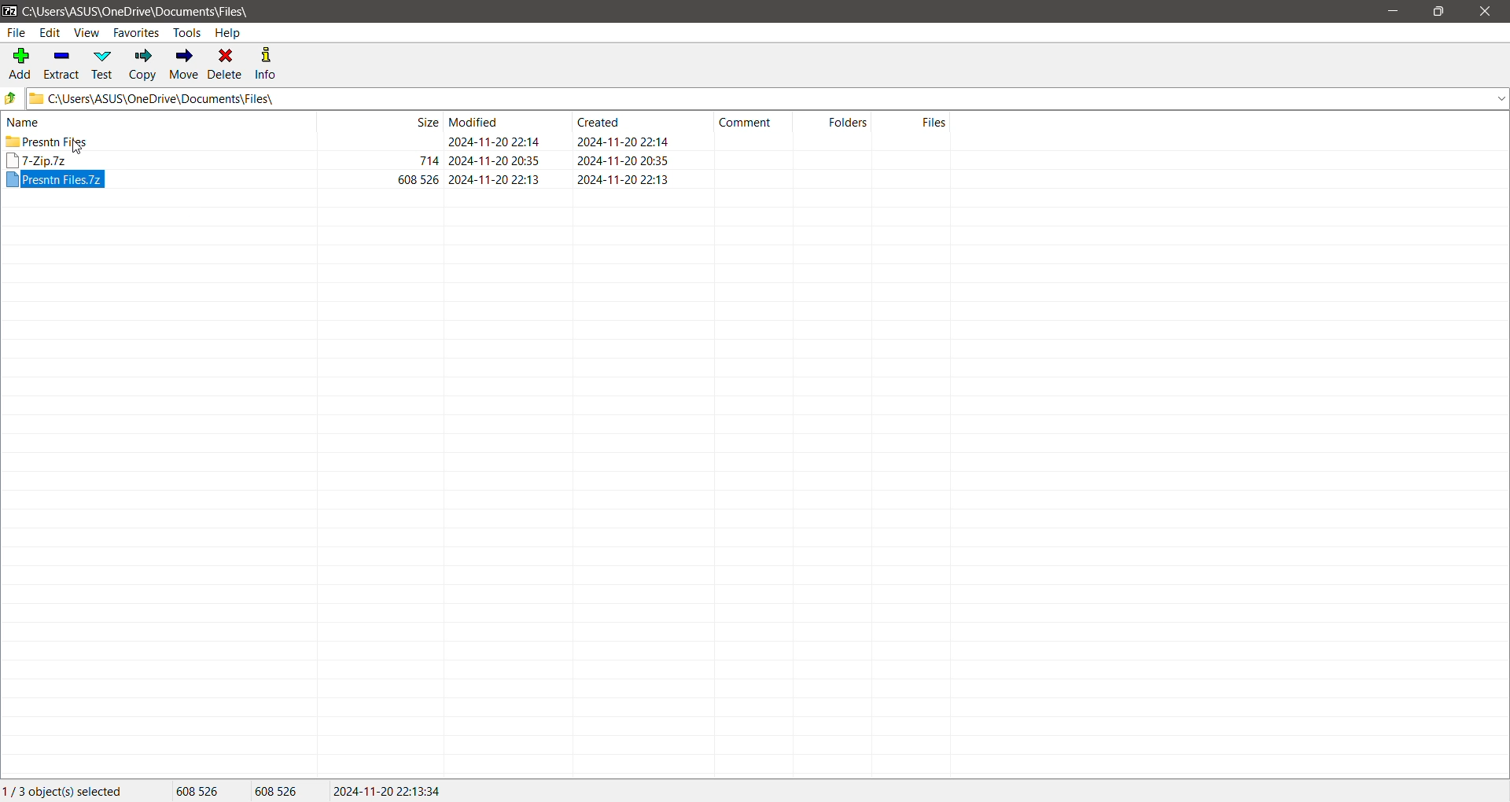  What do you see at coordinates (428, 160) in the screenshot?
I see `size` at bounding box center [428, 160].